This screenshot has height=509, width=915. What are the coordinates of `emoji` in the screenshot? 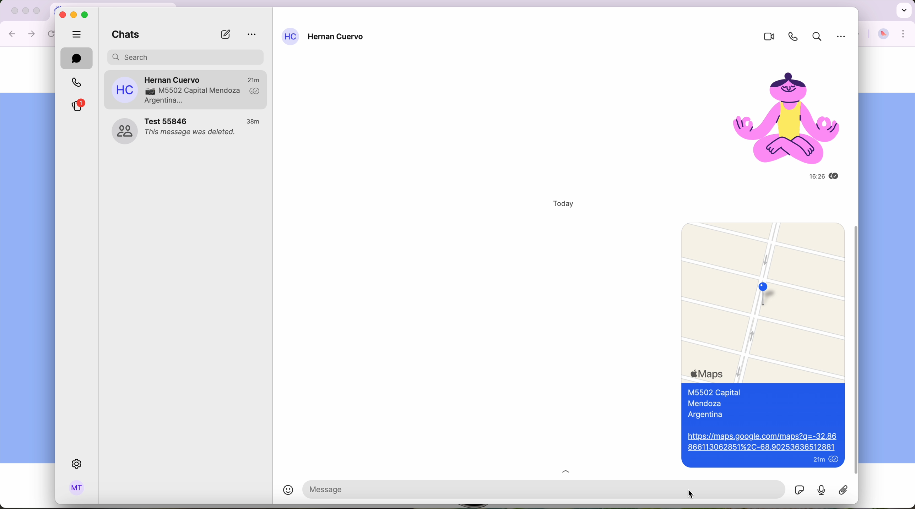 It's located at (282, 491).